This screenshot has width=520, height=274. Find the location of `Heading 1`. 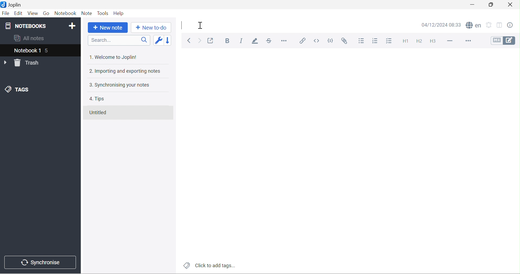

Heading 1 is located at coordinates (407, 41).